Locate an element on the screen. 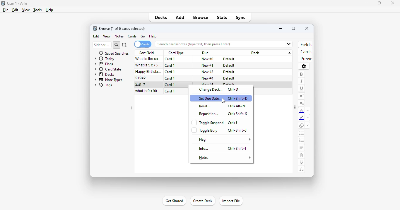  info is located at coordinates (204, 149).